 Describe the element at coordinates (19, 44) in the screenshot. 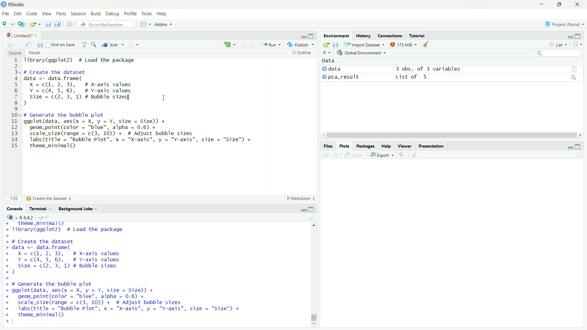

I see `go forward` at that location.